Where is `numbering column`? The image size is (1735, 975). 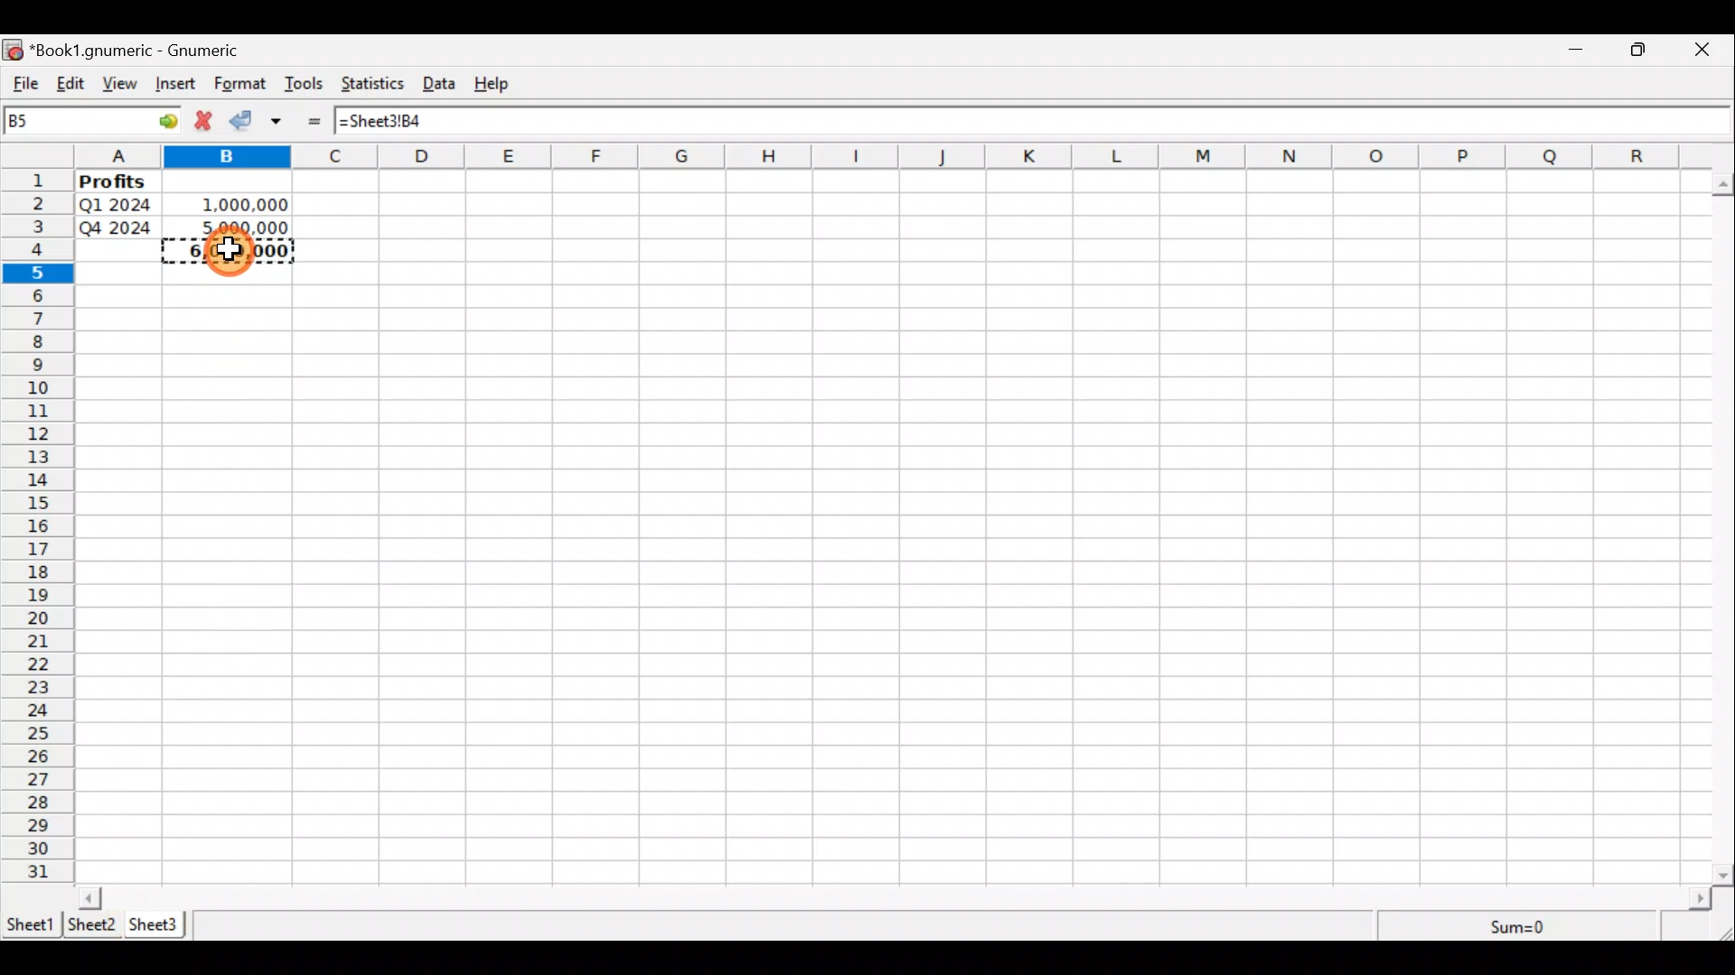
numbering column is located at coordinates (36, 529).